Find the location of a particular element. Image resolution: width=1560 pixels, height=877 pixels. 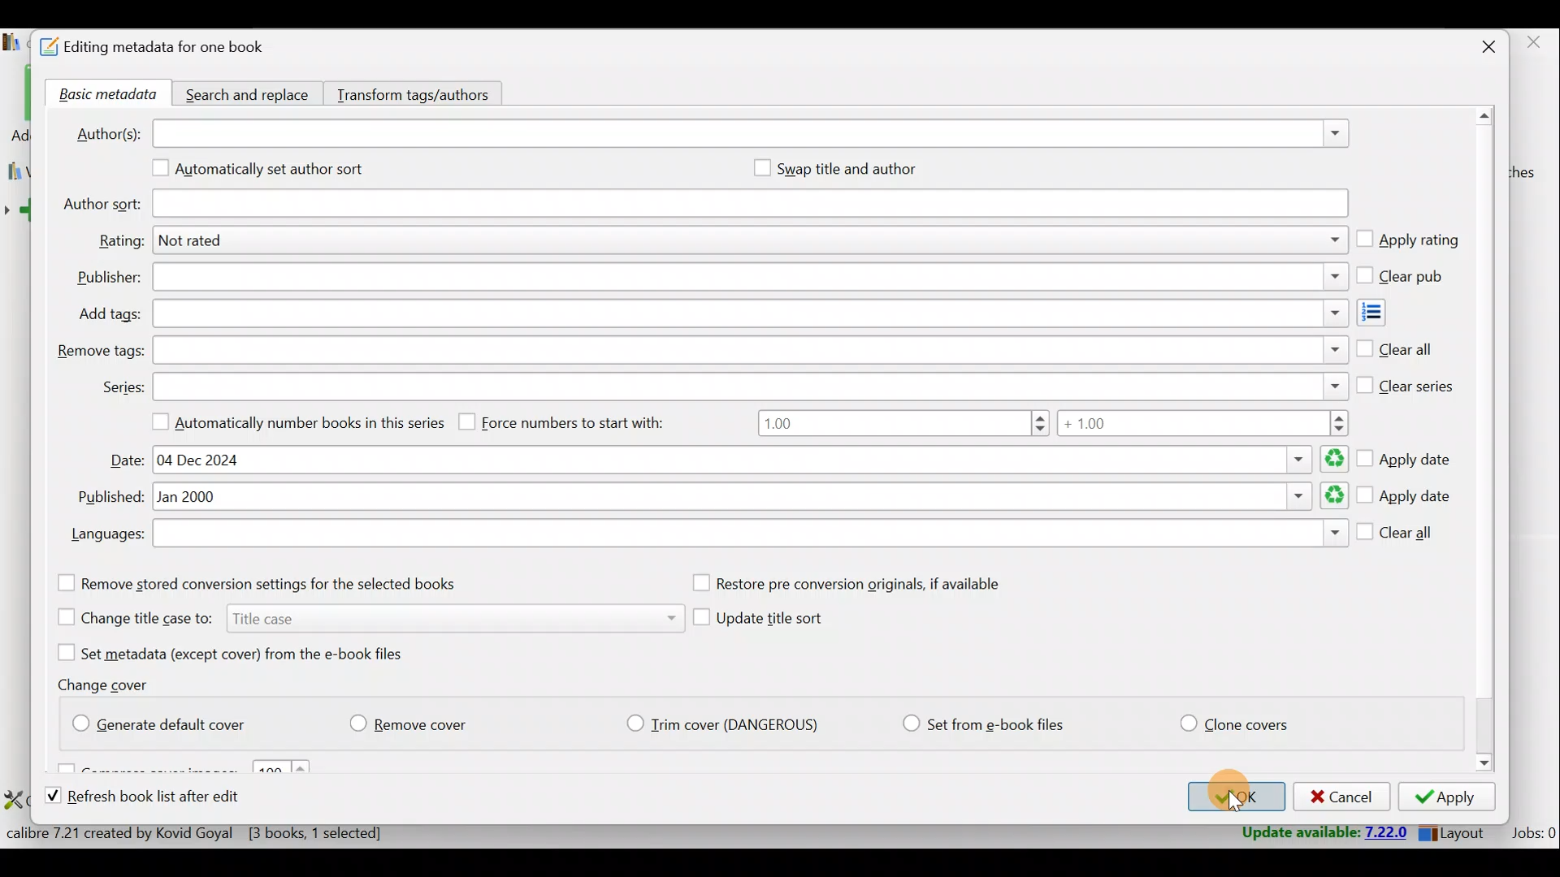

Close is located at coordinates (1480, 49).